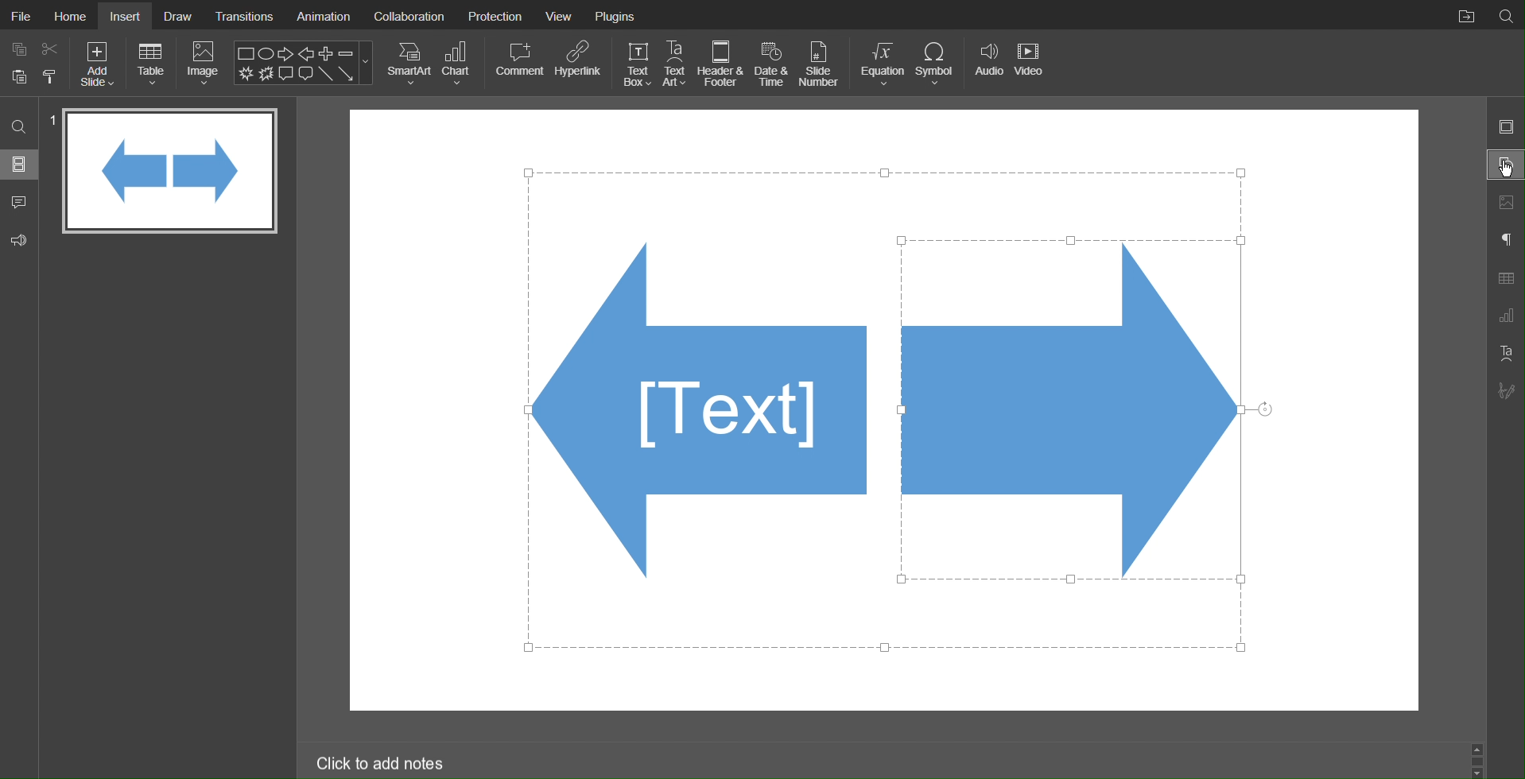 This screenshot has width=1525, height=779. I want to click on Draw, so click(178, 15).